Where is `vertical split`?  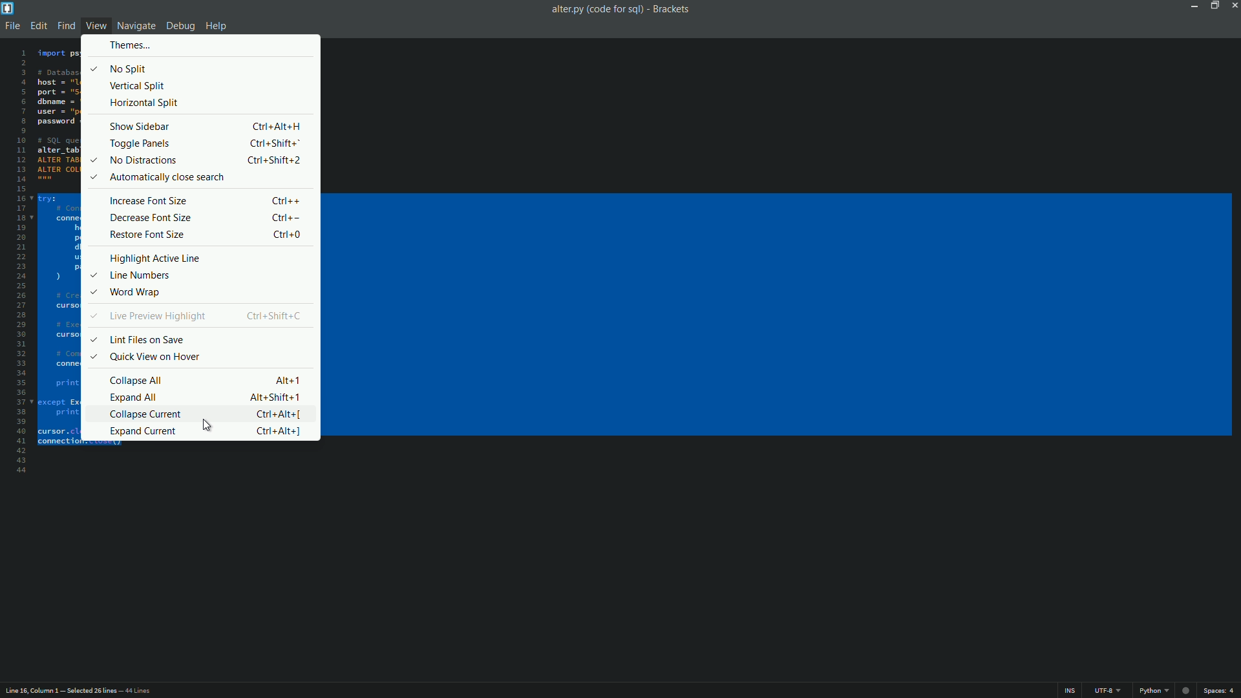
vertical split is located at coordinates (139, 87).